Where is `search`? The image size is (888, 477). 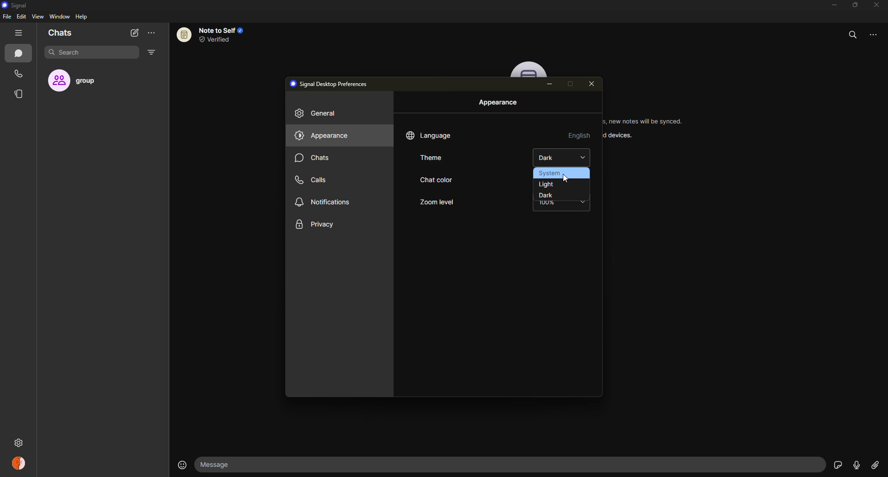
search is located at coordinates (72, 53).